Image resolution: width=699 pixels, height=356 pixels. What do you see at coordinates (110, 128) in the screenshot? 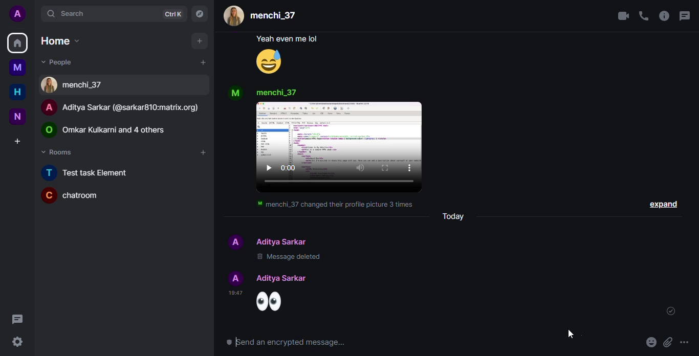
I see `people` at bounding box center [110, 128].